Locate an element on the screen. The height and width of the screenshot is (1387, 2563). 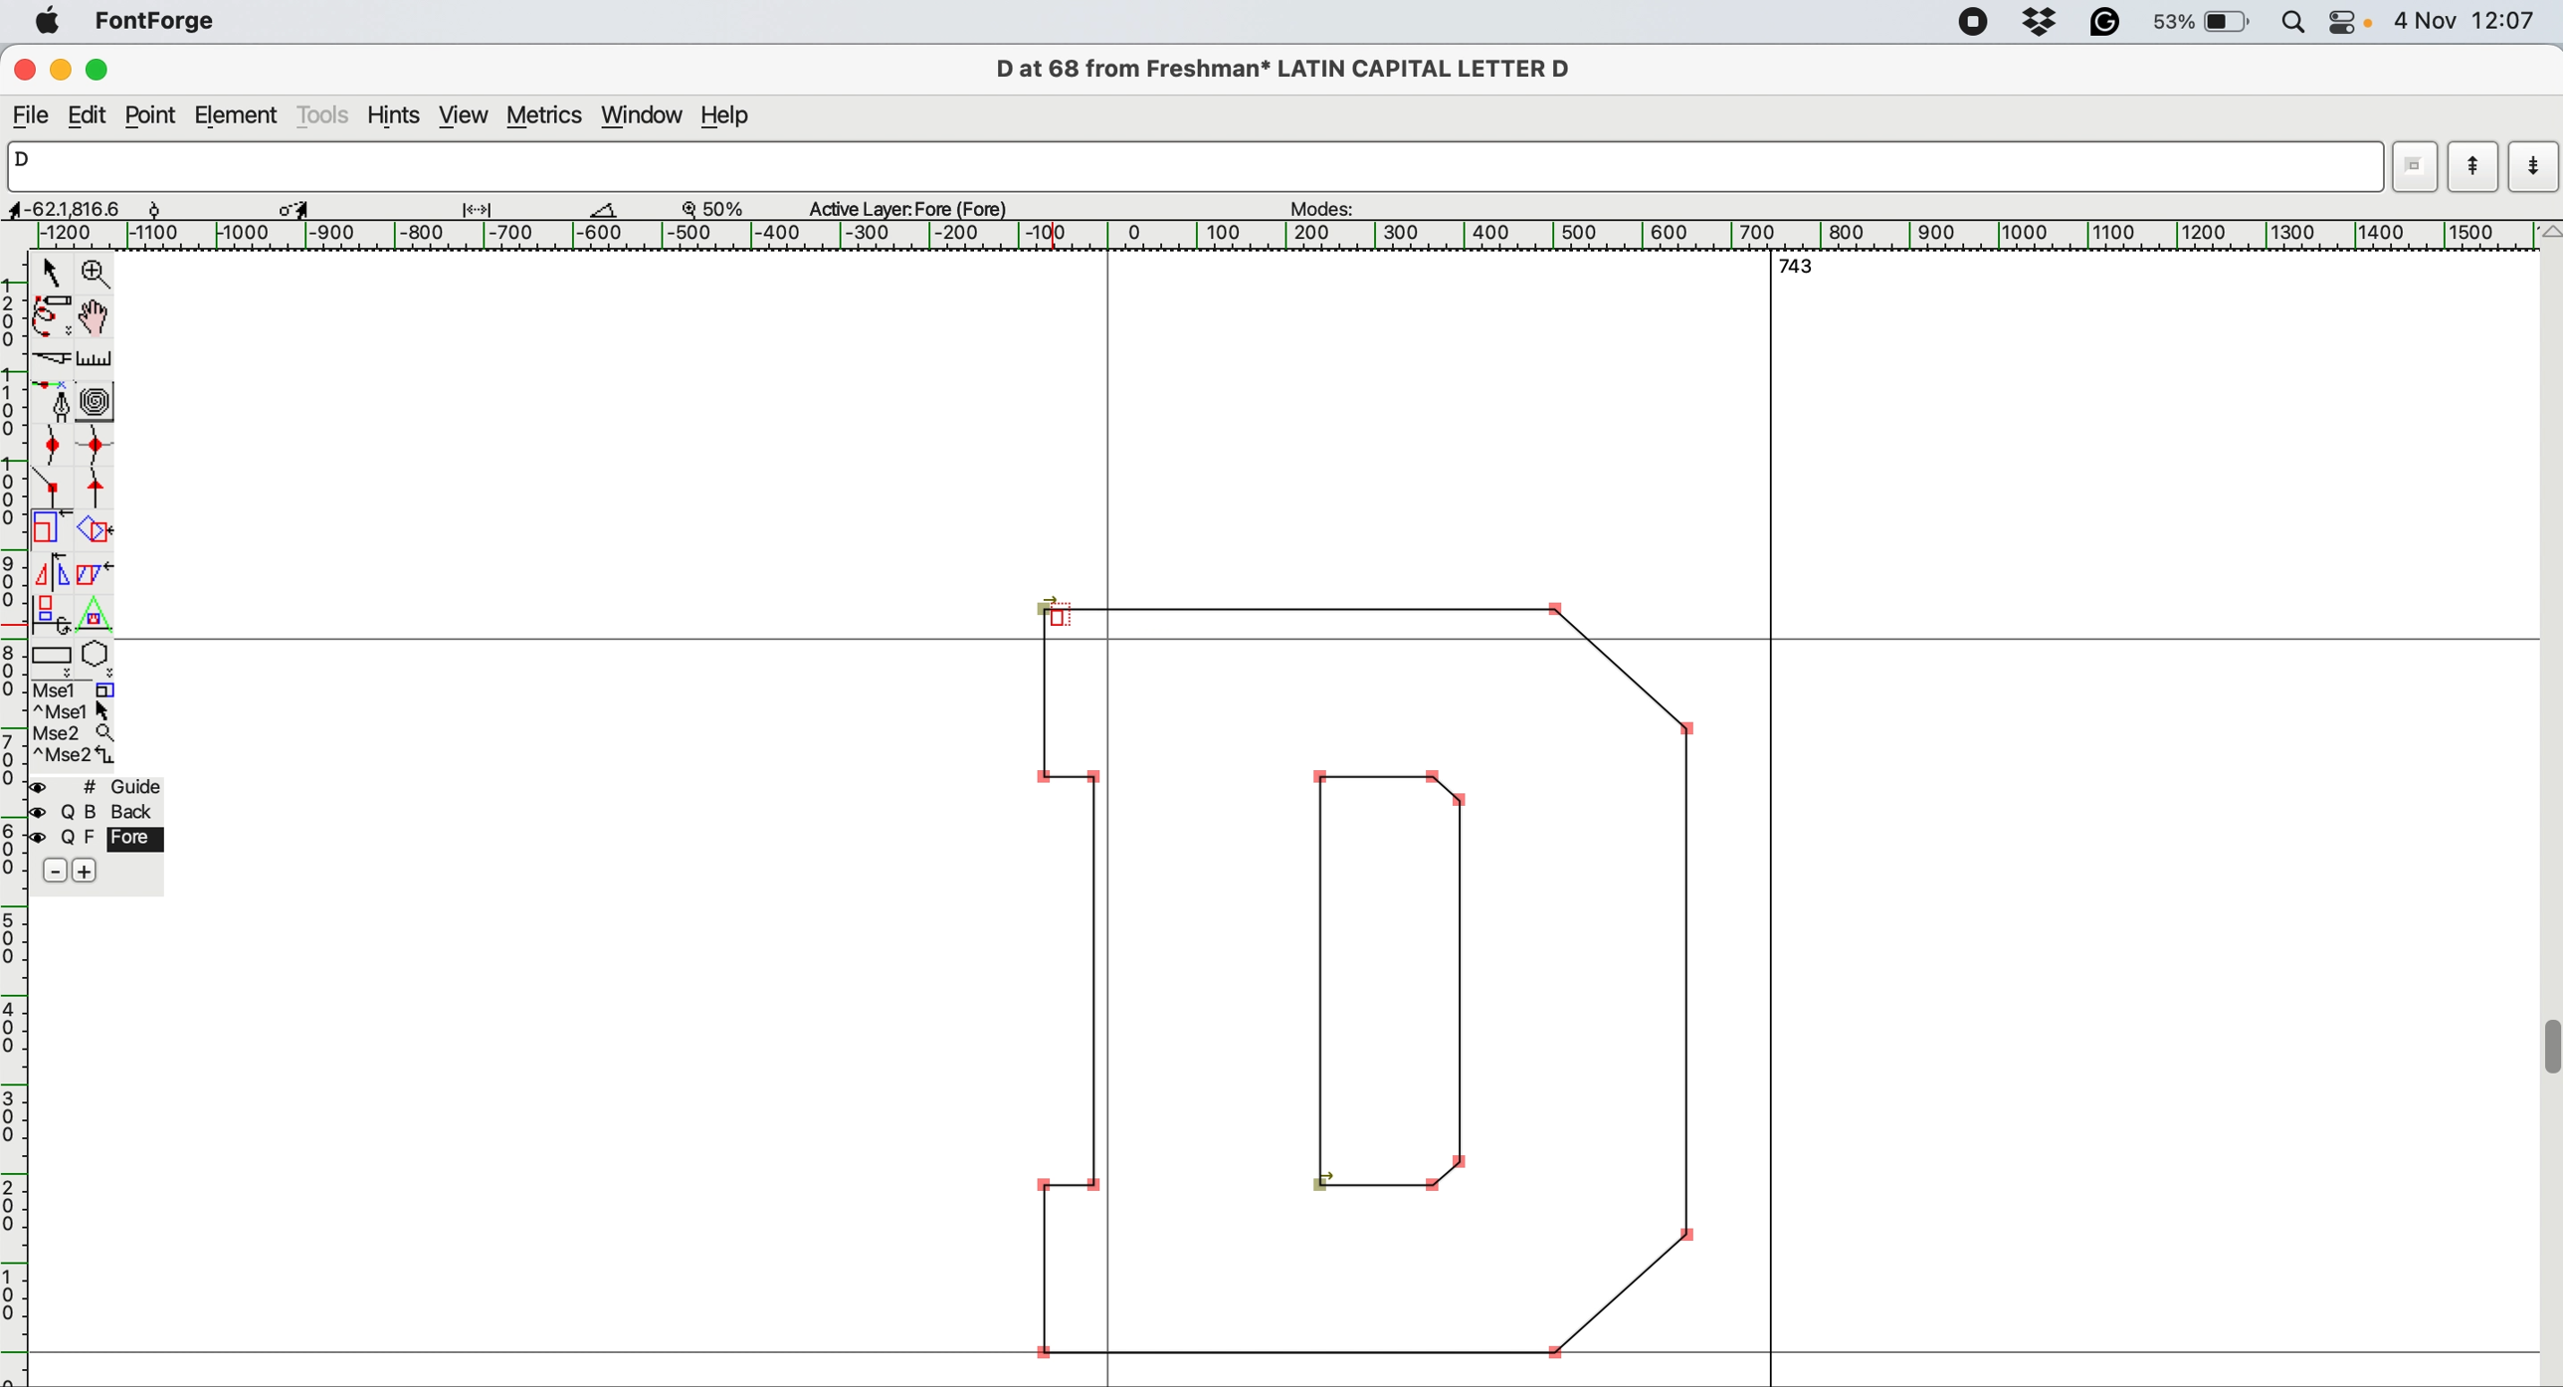
cursor is located at coordinates (1058, 611).